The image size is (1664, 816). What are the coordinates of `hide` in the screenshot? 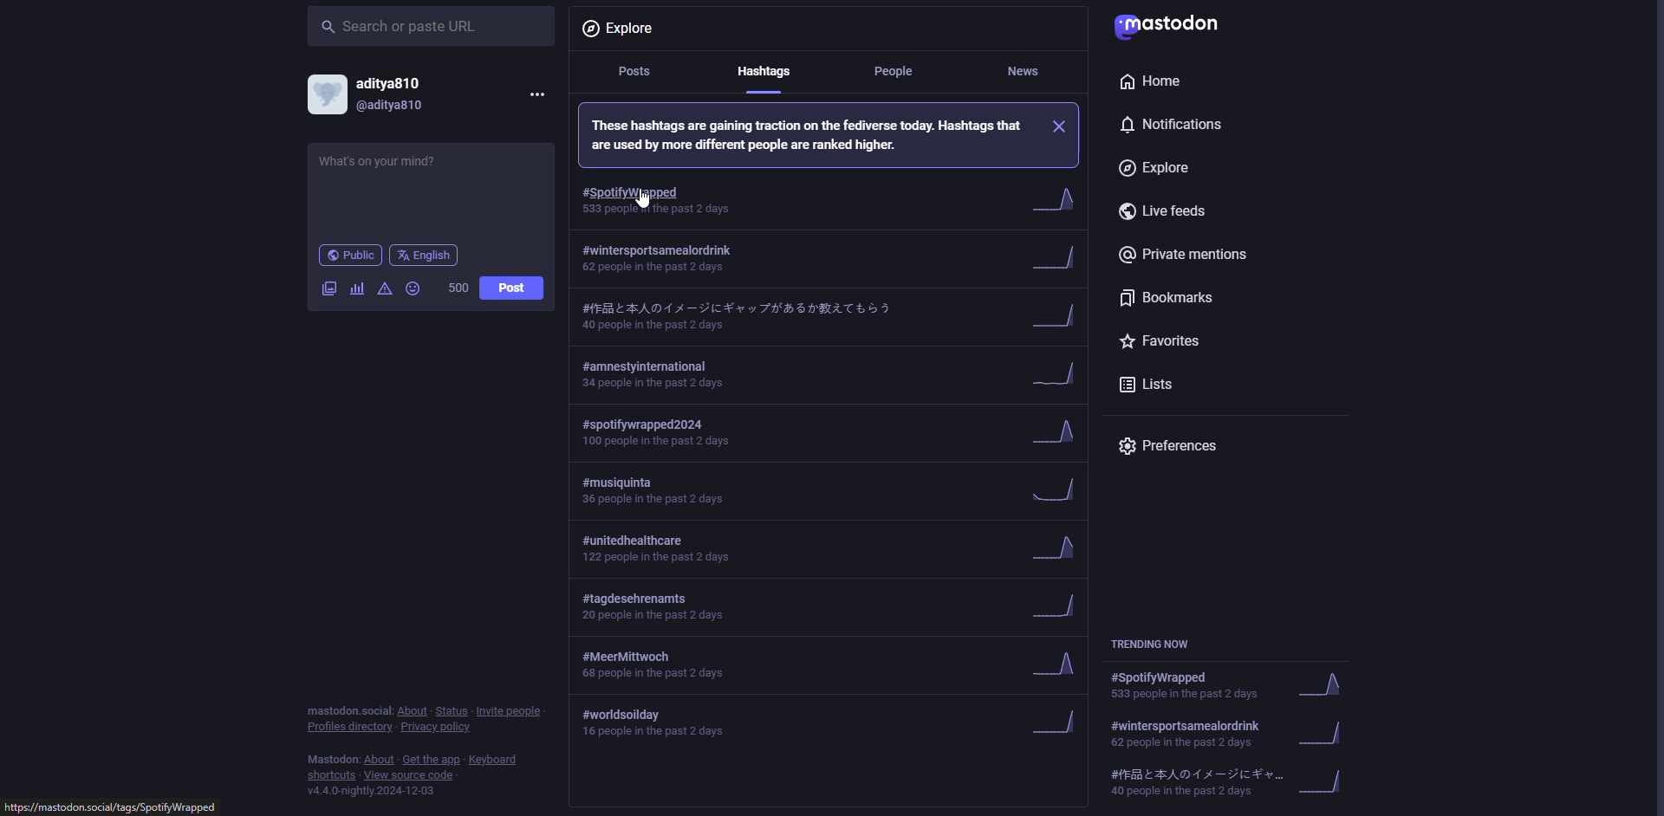 It's located at (1046, 266).